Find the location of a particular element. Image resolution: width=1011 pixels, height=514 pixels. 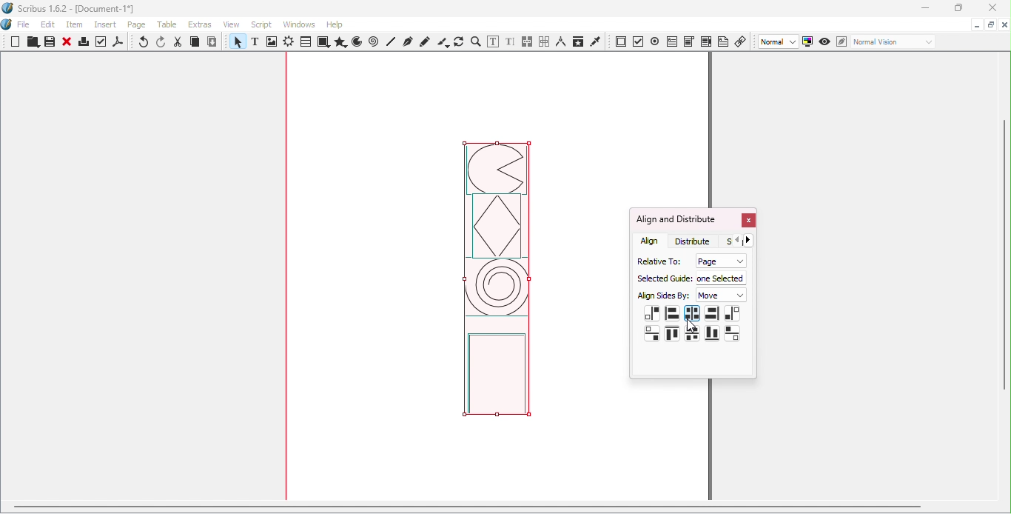

Close document is located at coordinates (1004, 25).